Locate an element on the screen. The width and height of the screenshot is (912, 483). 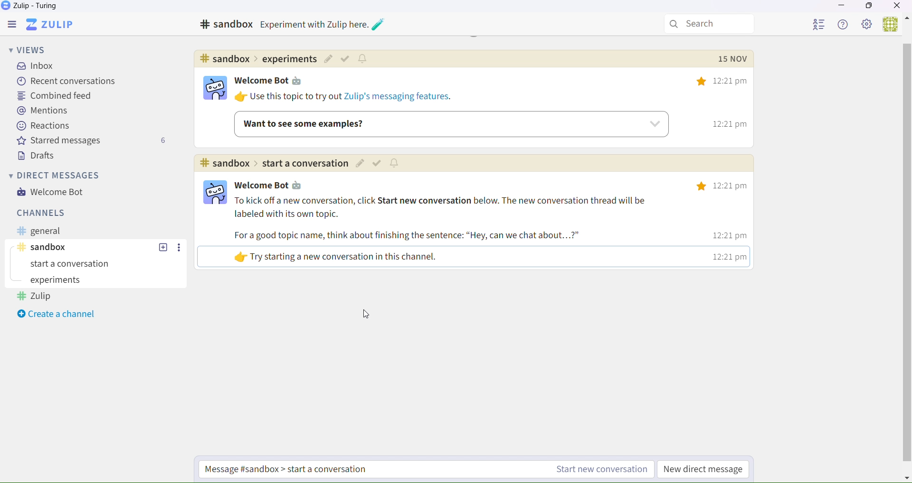
Search is located at coordinates (710, 24).